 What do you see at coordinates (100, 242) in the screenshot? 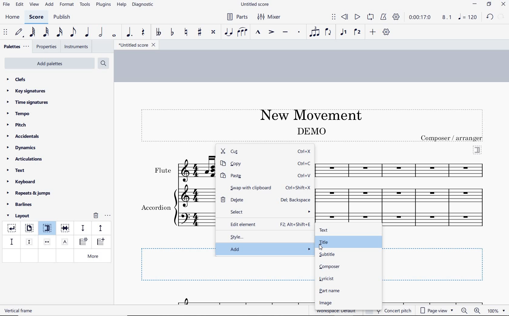
I see `insert one measure before selection` at bounding box center [100, 242].